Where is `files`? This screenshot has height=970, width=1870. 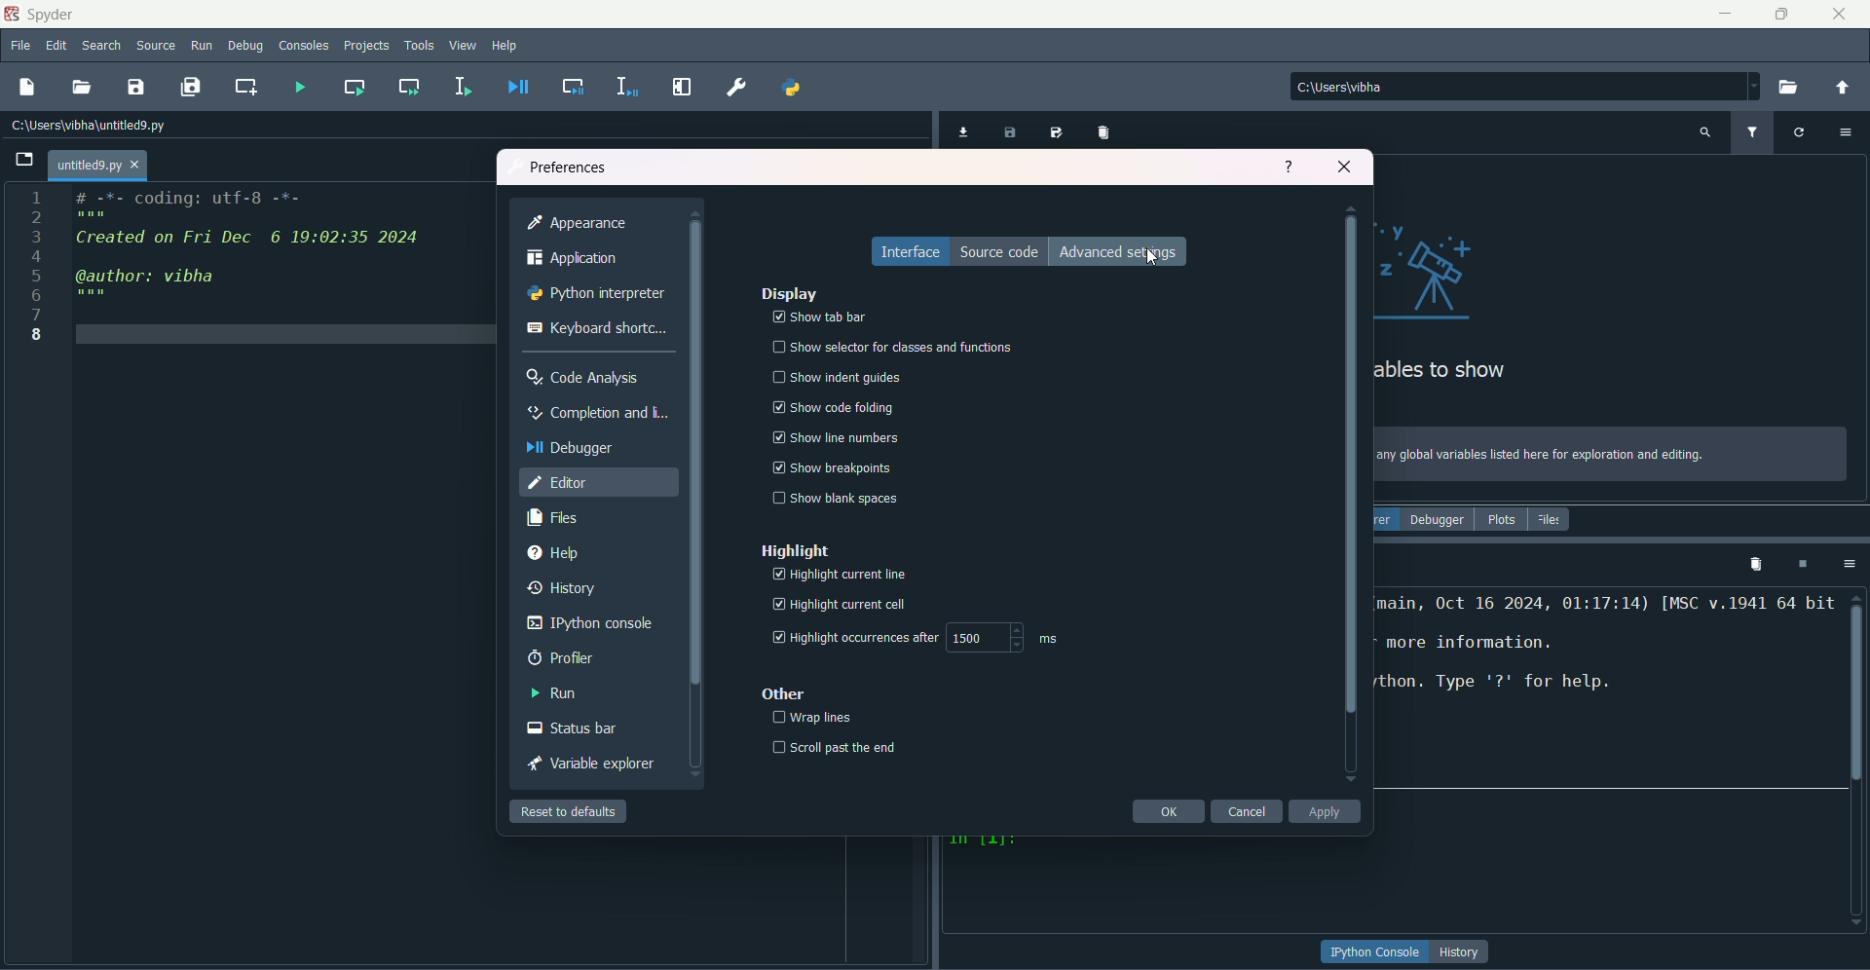 files is located at coordinates (552, 520).